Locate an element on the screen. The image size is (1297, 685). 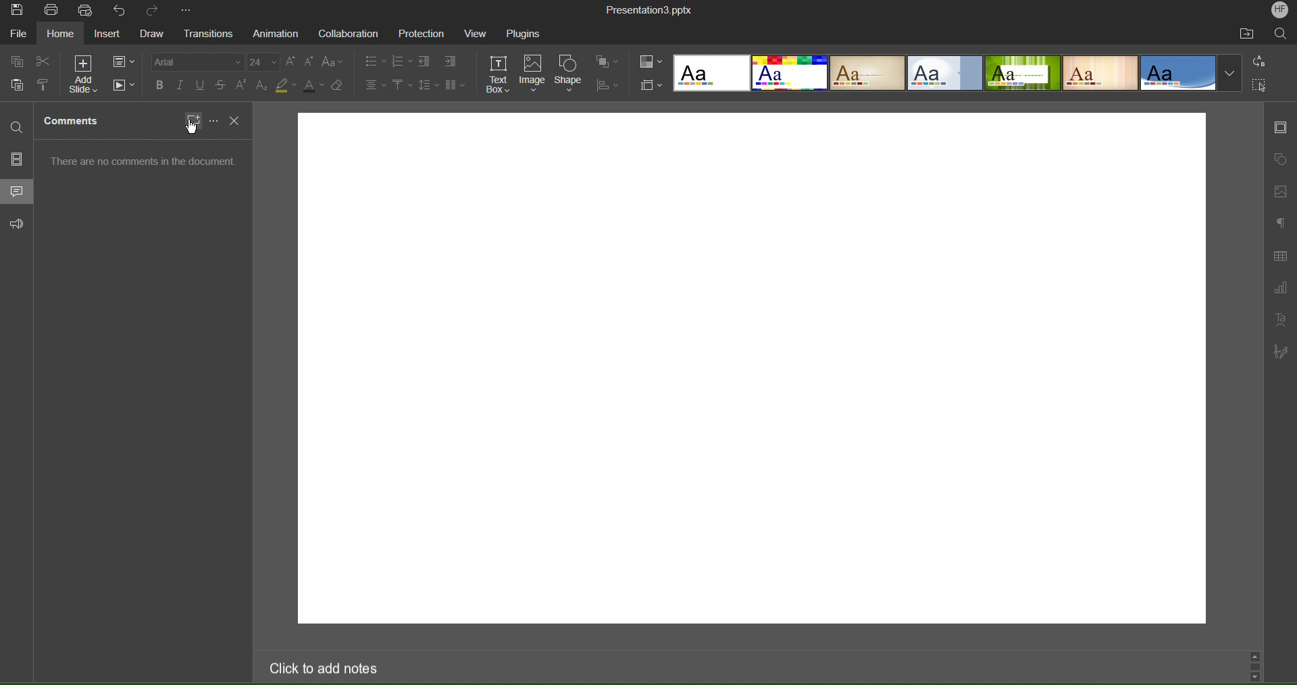
Select All  is located at coordinates (1260, 86).